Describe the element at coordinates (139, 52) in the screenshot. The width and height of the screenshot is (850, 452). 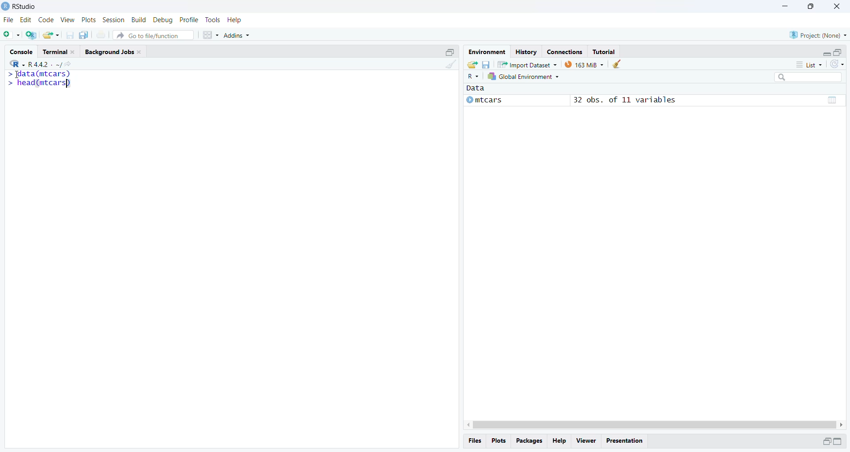
I see `close` at that location.